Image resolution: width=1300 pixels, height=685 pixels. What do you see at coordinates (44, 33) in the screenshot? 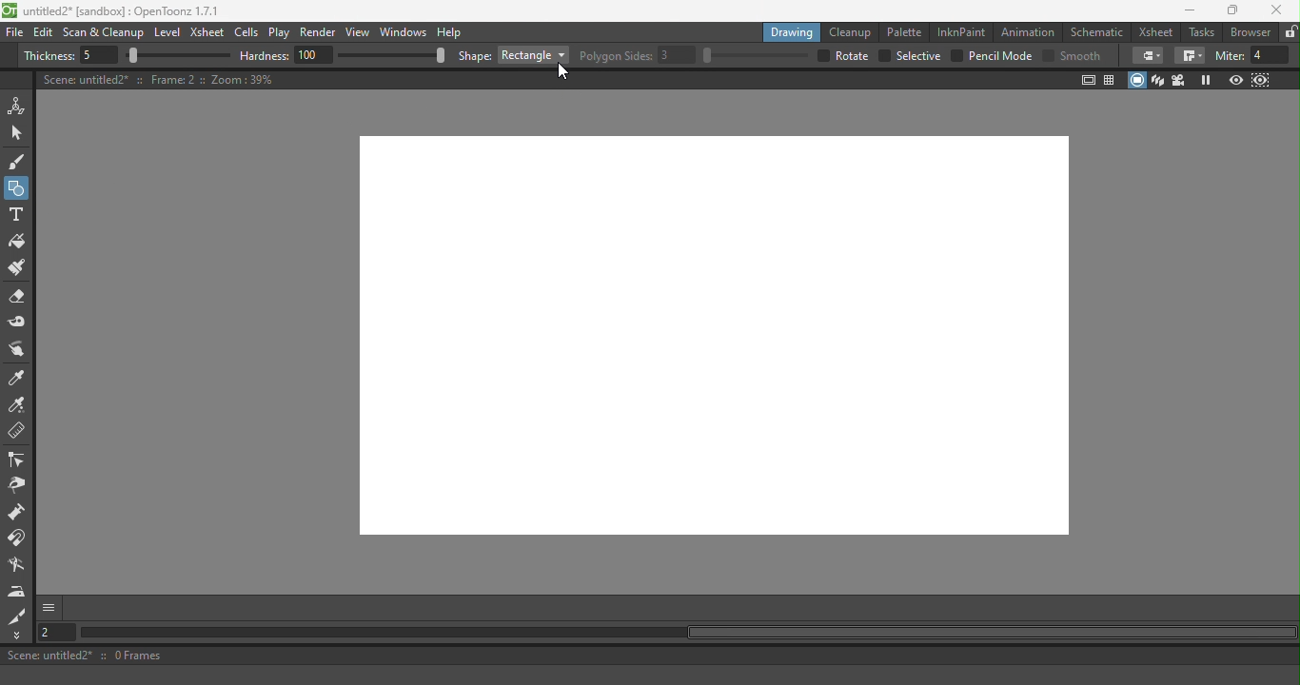
I see `Edit` at bounding box center [44, 33].